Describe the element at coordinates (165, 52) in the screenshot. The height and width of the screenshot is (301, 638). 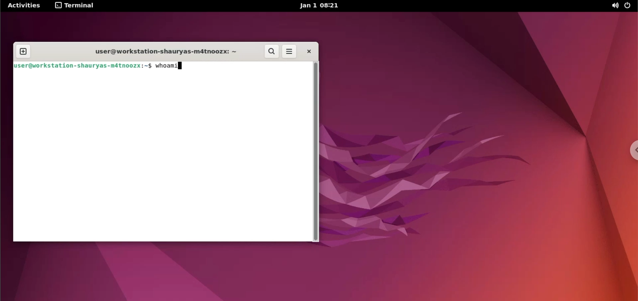
I see `user@workstation-shauryas-m4tnoozx: ~` at that location.